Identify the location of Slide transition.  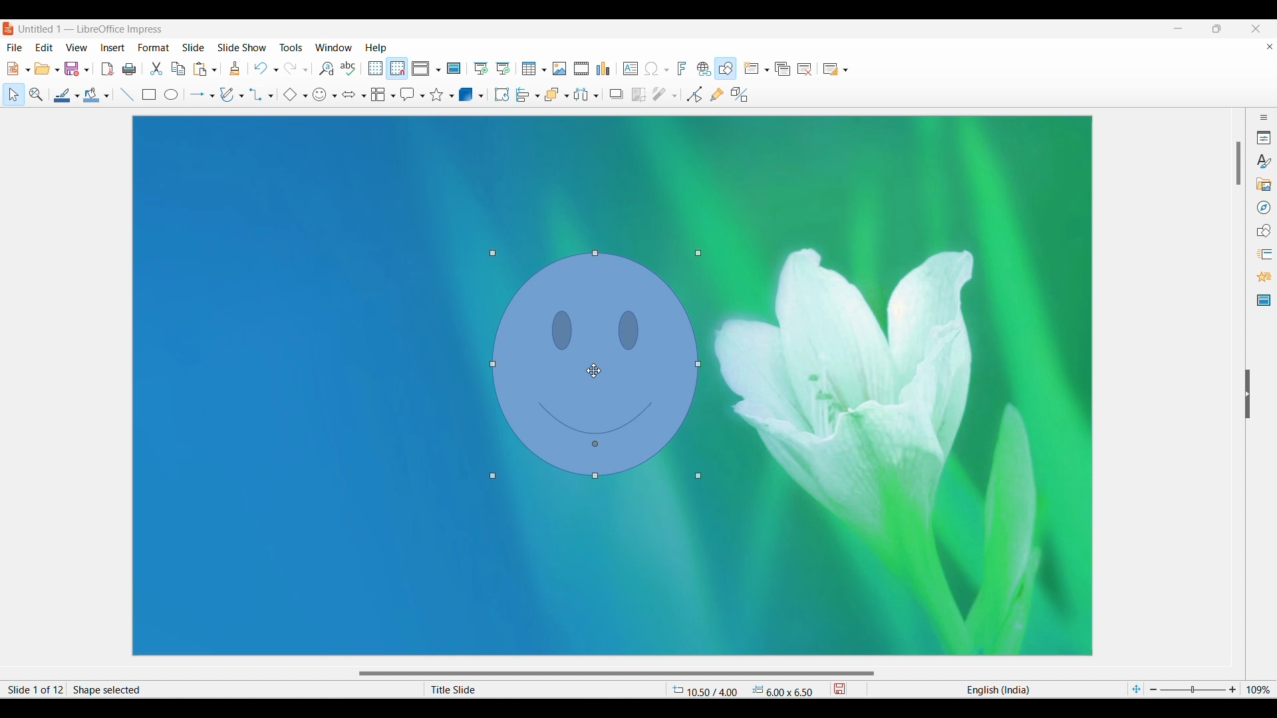
(1264, 254).